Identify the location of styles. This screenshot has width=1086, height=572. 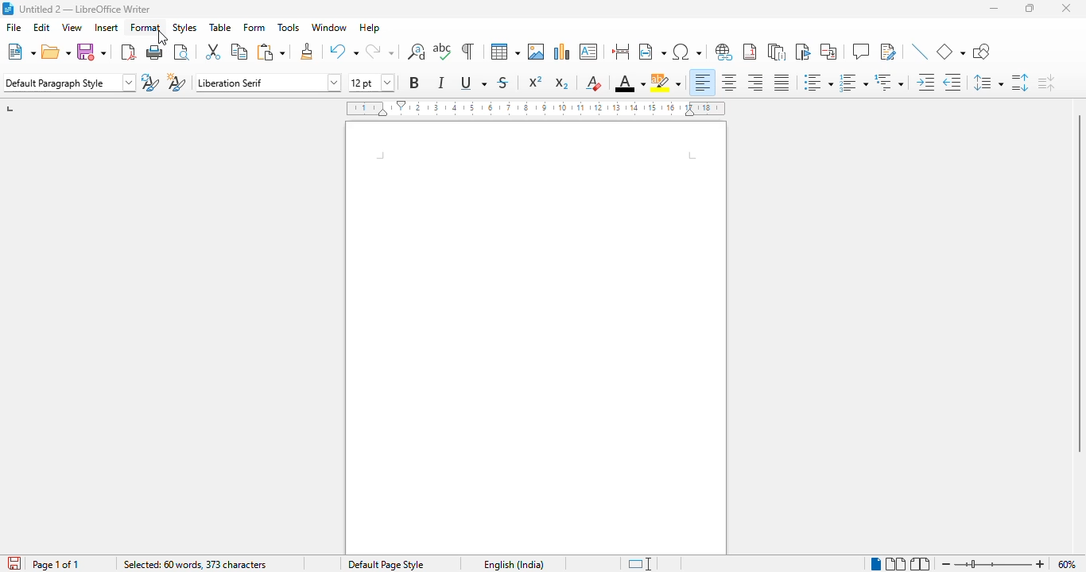
(184, 27).